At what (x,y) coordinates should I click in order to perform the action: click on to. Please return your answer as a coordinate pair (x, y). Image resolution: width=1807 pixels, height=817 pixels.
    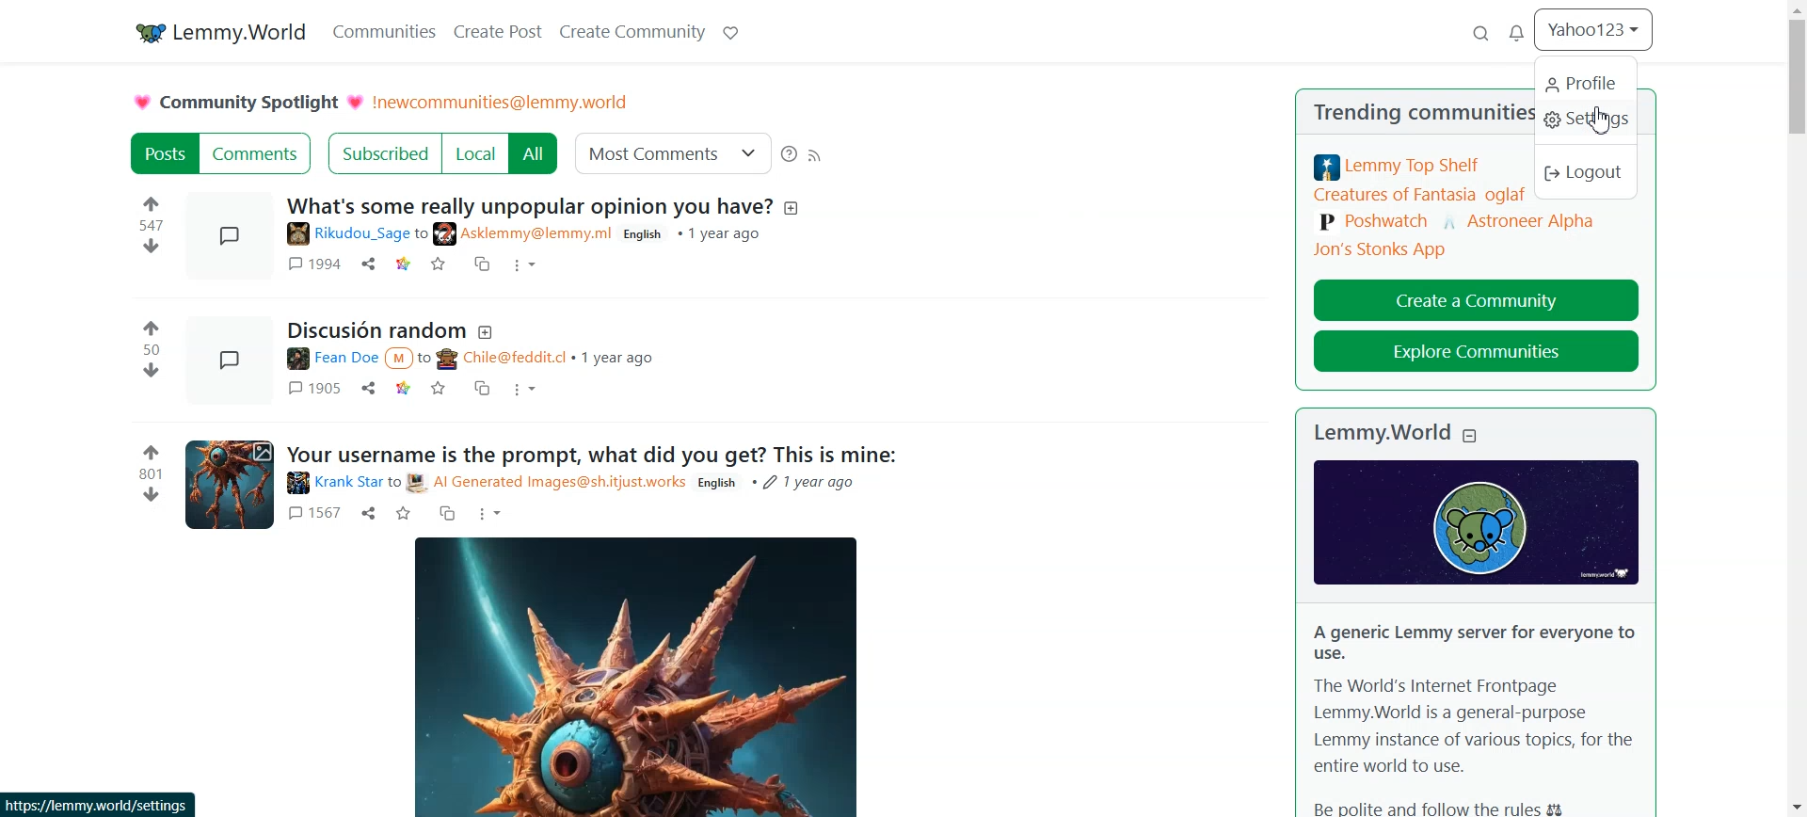
    Looking at the image, I should click on (394, 483).